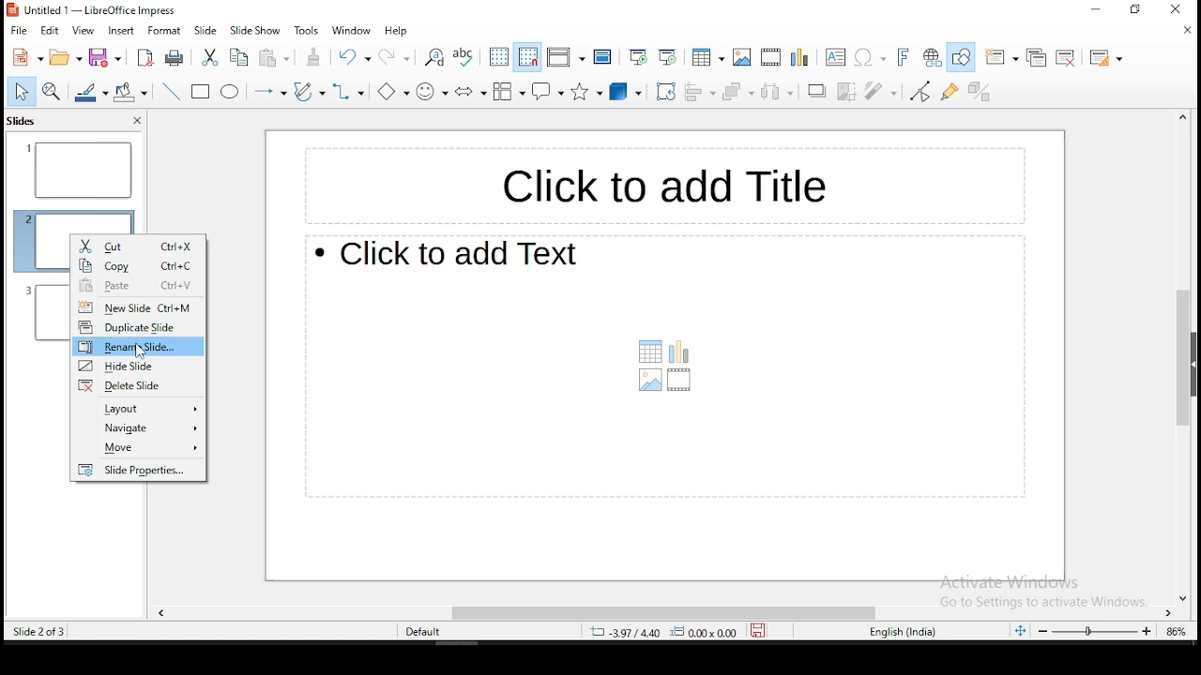 This screenshot has height=675, width=1201. What do you see at coordinates (548, 91) in the screenshot?
I see `callout shape` at bounding box center [548, 91].